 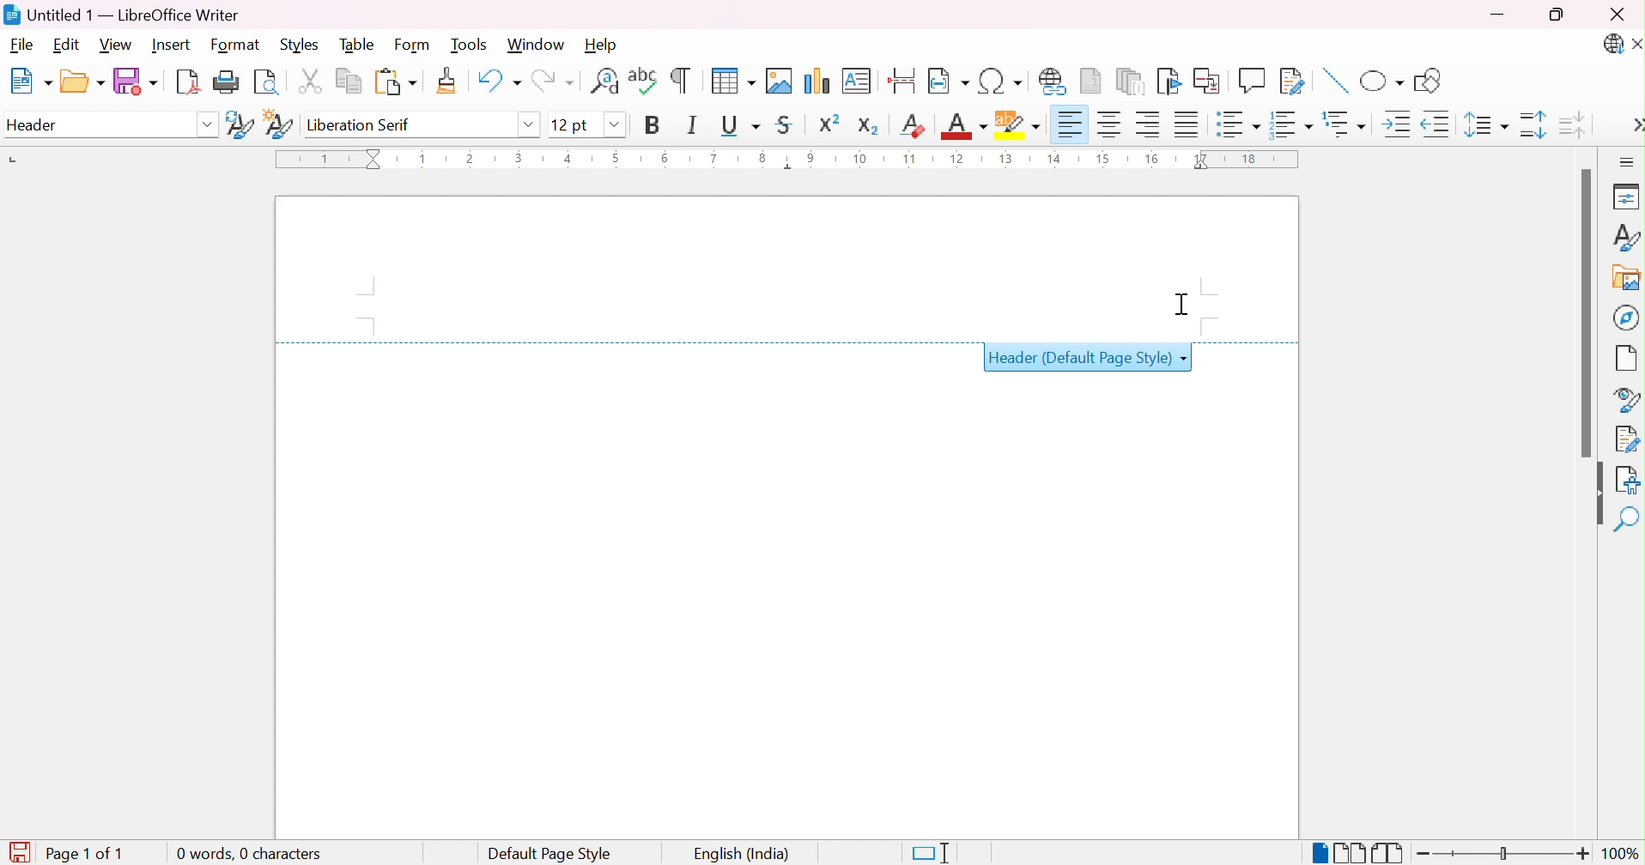 What do you see at coordinates (114, 45) in the screenshot?
I see `View` at bounding box center [114, 45].